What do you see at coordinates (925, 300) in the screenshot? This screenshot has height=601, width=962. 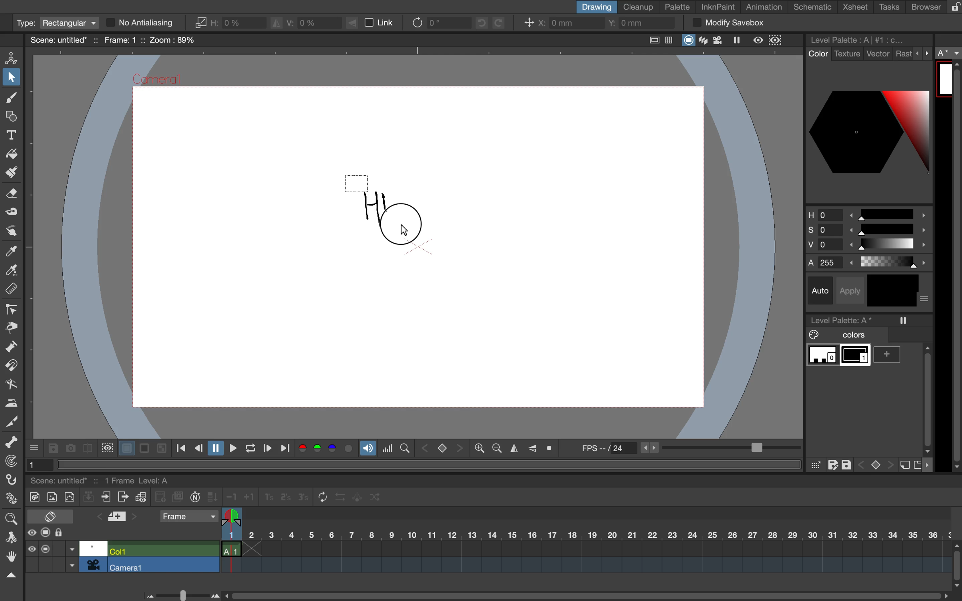 I see `more options` at bounding box center [925, 300].